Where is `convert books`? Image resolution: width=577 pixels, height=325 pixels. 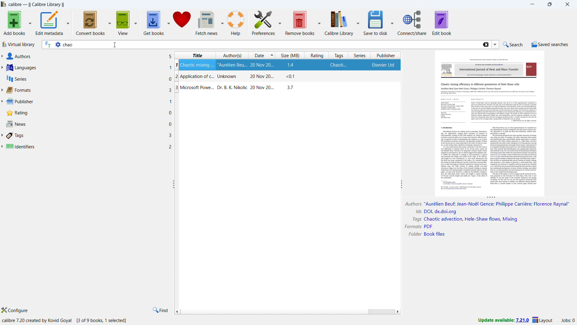 convert books is located at coordinates (91, 22).